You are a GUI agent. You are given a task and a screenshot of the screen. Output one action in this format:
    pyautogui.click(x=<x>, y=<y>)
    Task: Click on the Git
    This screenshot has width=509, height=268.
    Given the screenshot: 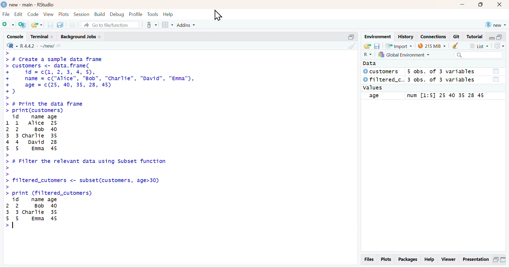 What is the action you would take?
    pyautogui.click(x=457, y=37)
    